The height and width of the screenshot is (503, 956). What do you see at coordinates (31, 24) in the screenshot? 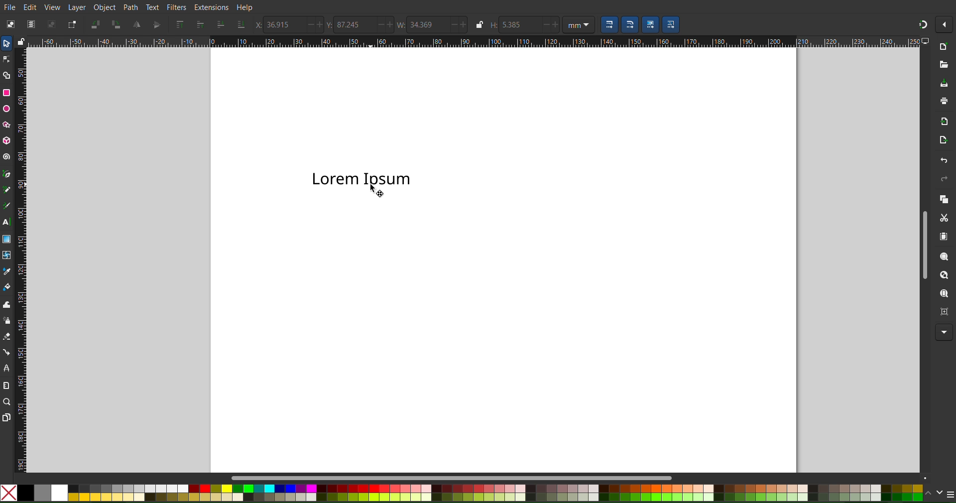
I see `Select All` at bounding box center [31, 24].